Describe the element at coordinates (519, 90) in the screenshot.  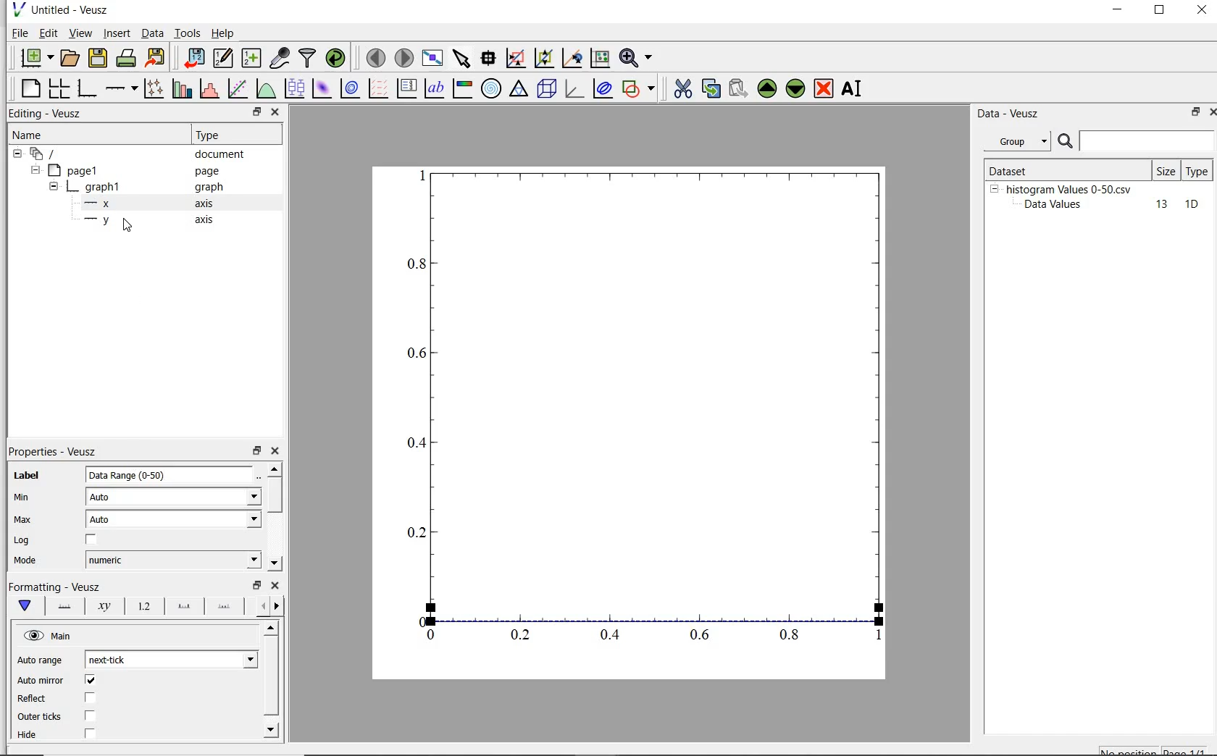
I see `ternary graph` at that location.